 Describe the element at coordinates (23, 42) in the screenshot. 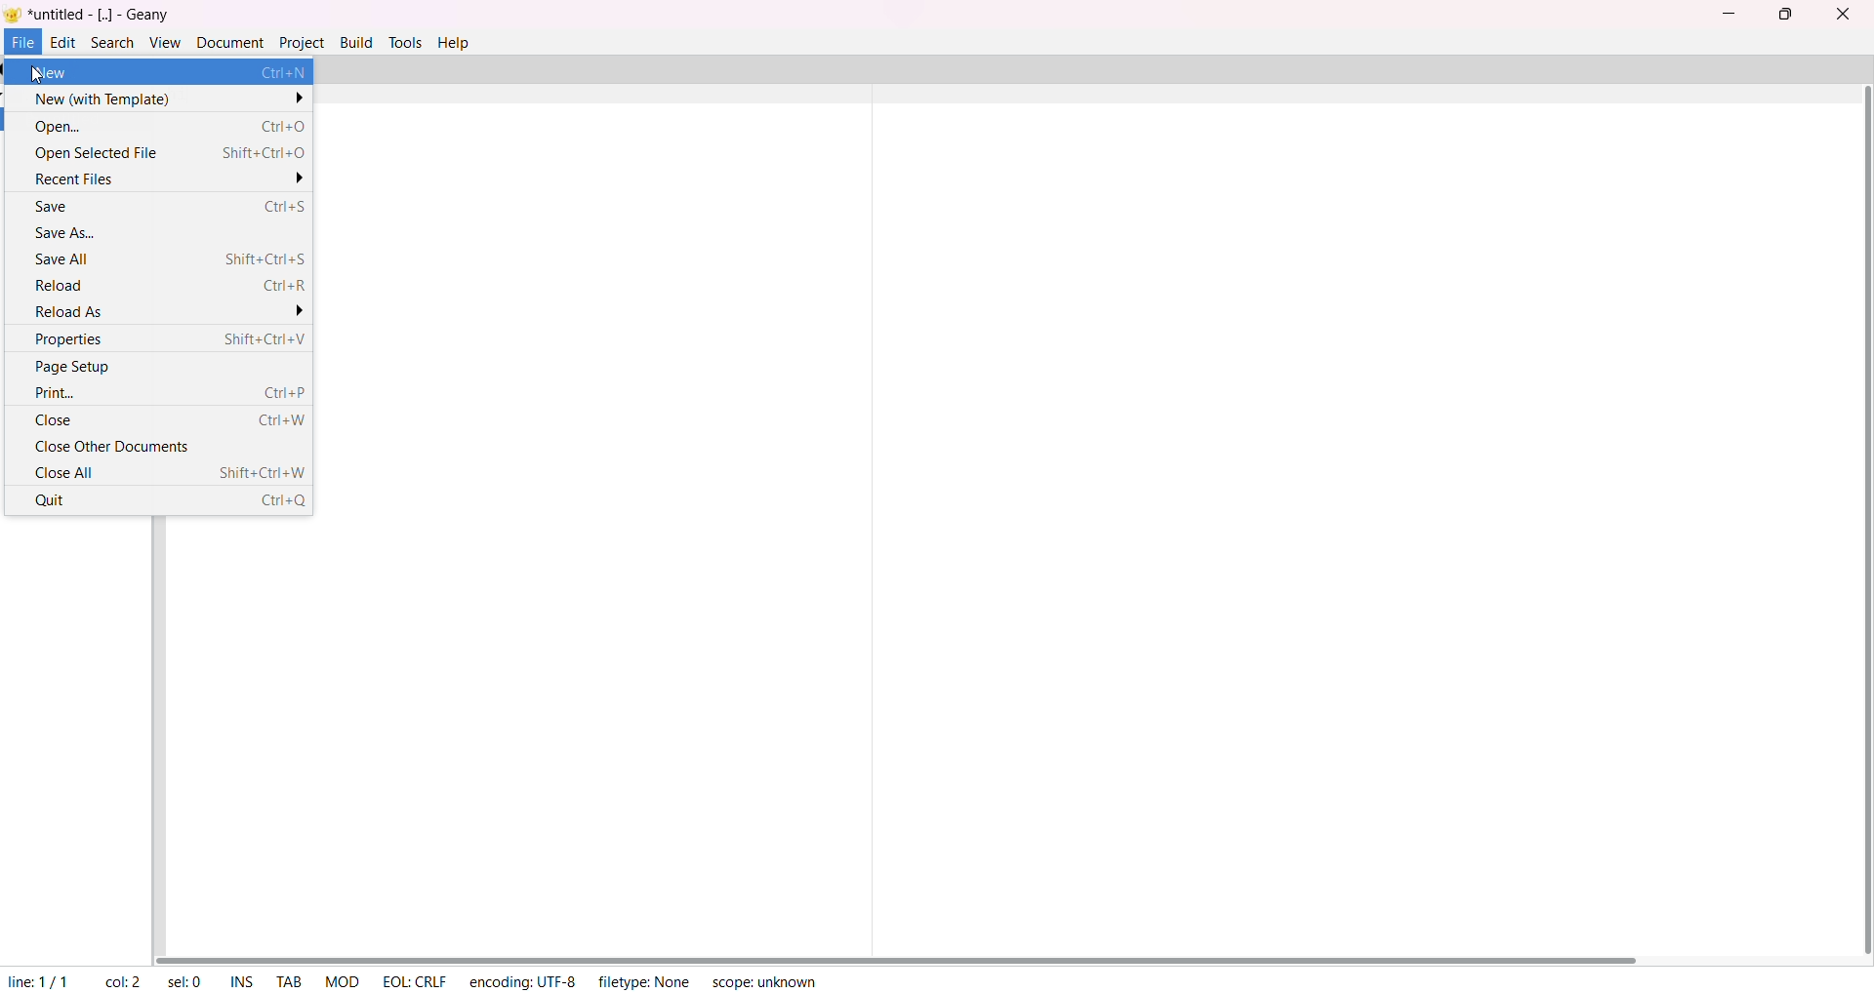

I see `file` at that location.